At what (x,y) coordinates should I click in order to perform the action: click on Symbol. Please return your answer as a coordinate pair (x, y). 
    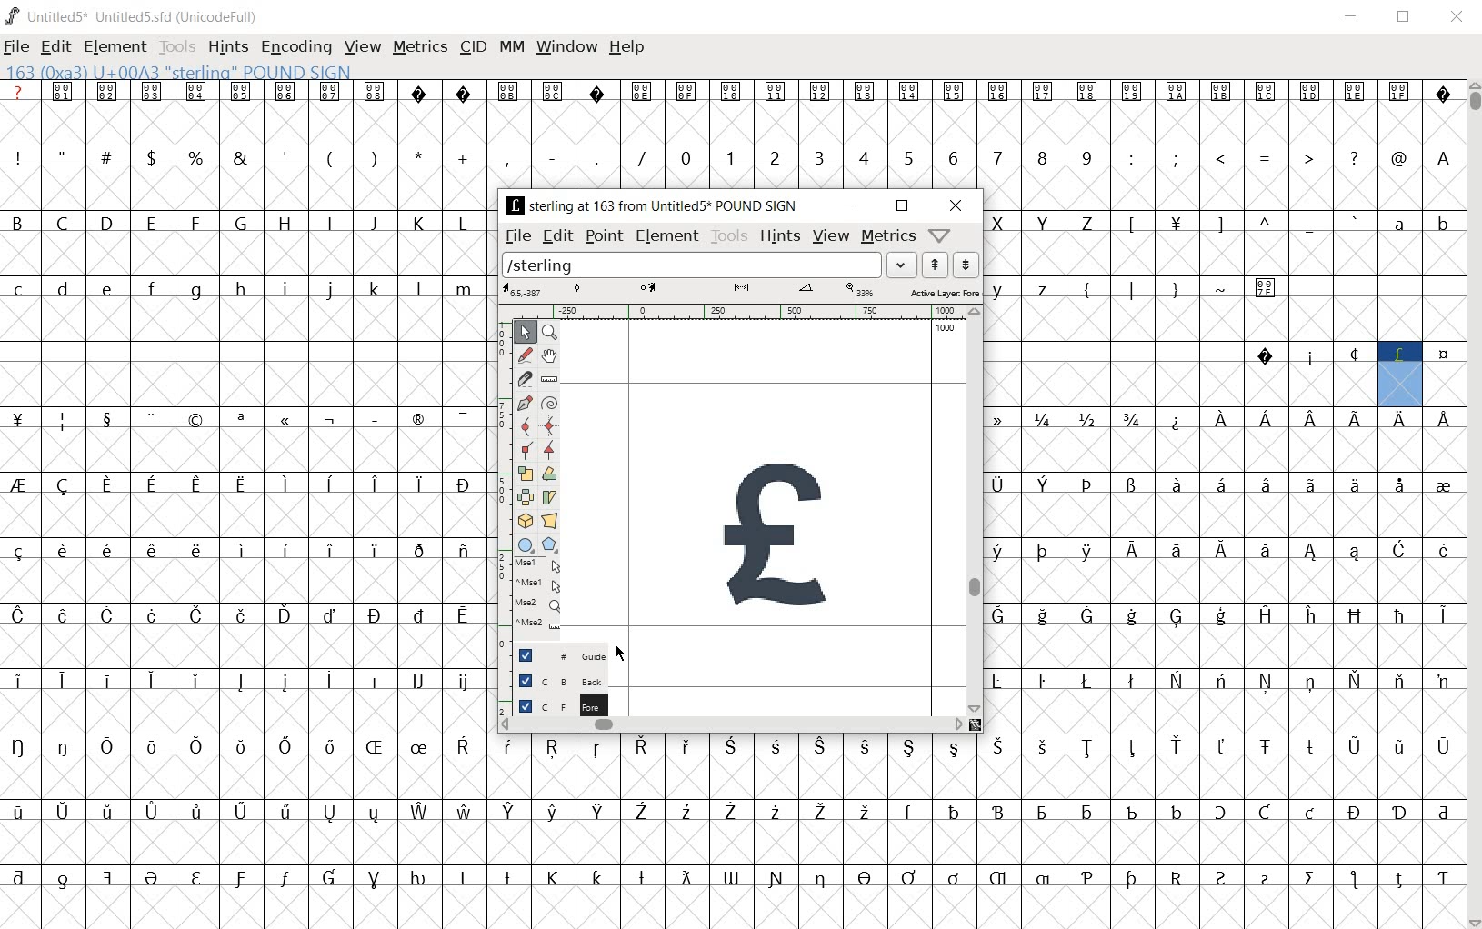
    Looking at the image, I should click on (418, 421).